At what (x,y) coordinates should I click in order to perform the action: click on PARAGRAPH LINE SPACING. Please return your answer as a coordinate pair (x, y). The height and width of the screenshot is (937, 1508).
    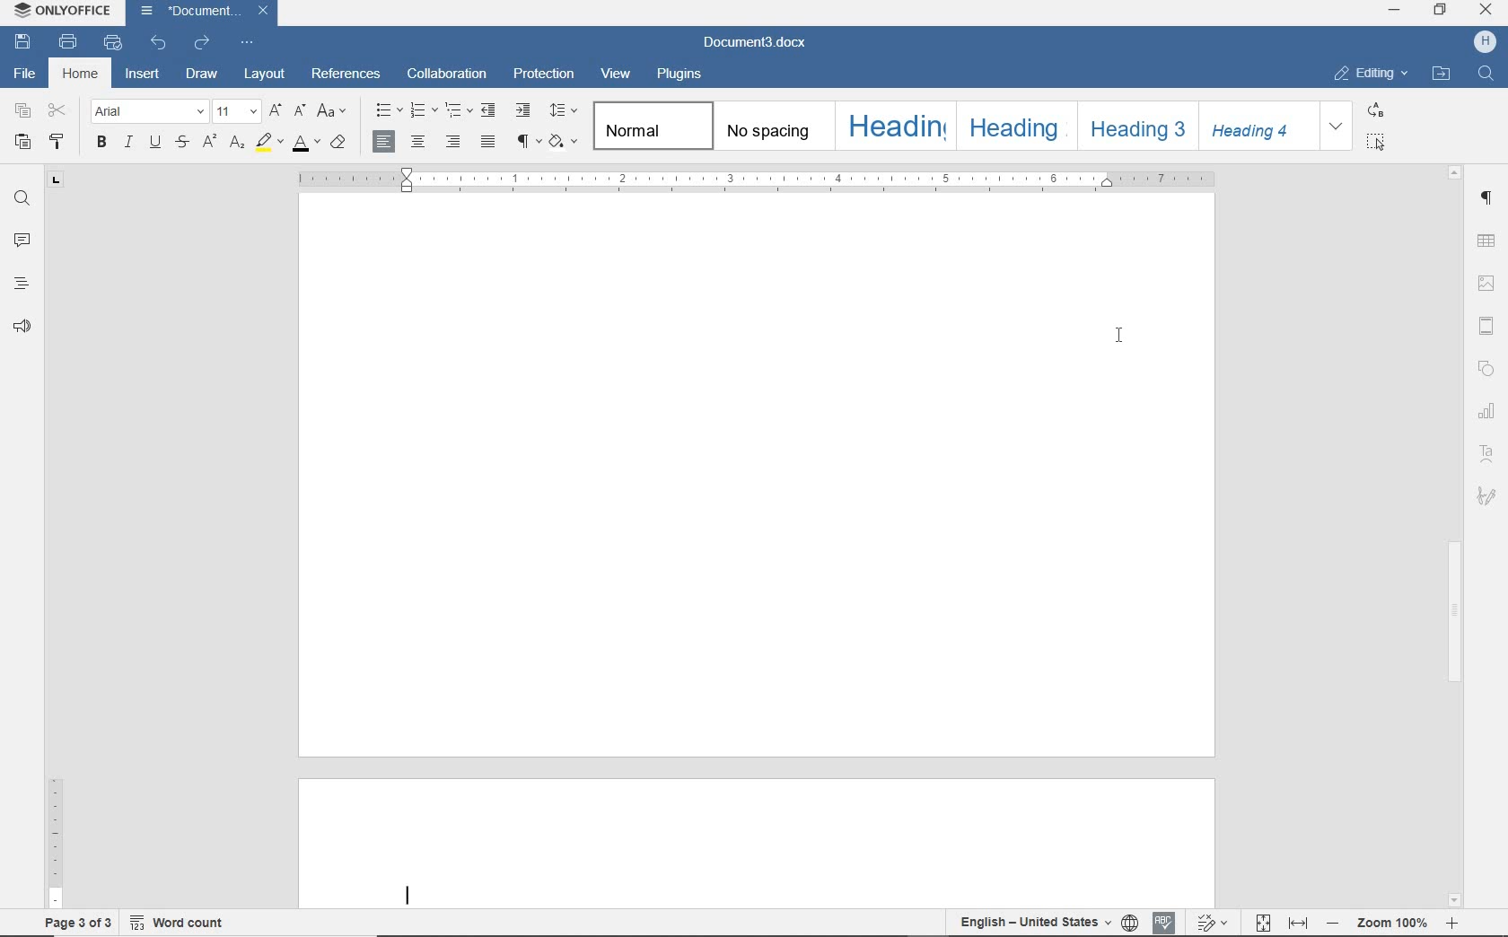
    Looking at the image, I should click on (563, 109).